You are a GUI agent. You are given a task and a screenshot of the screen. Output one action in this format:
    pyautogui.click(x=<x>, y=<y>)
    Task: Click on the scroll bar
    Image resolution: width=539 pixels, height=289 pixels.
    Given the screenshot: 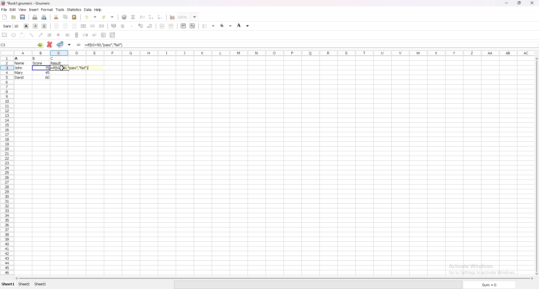 What is the action you would take?
    pyautogui.click(x=274, y=279)
    